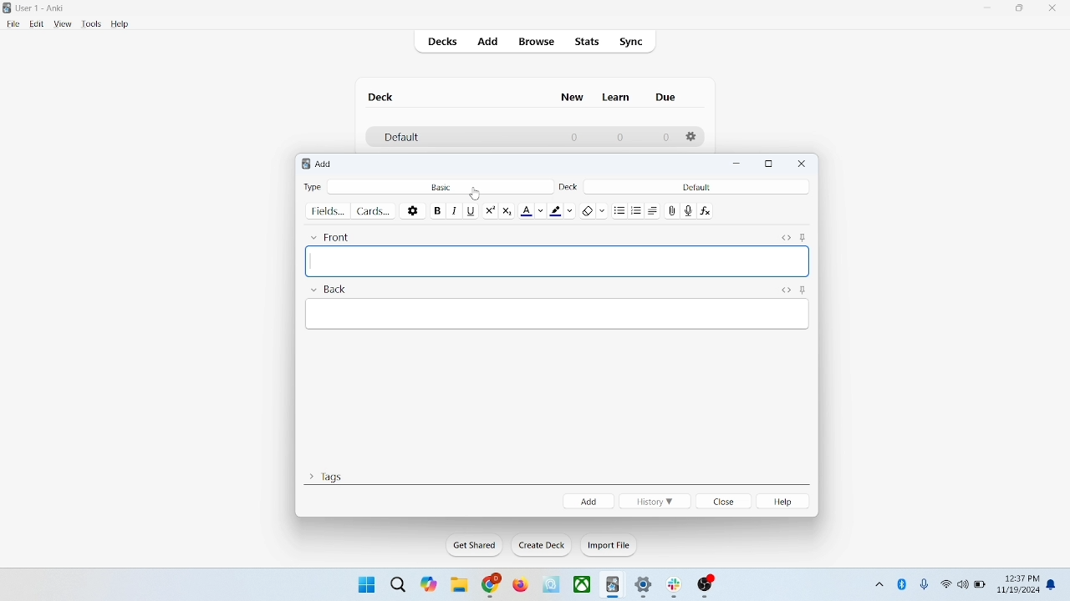  What do you see at coordinates (38, 23) in the screenshot?
I see `edit` at bounding box center [38, 23].